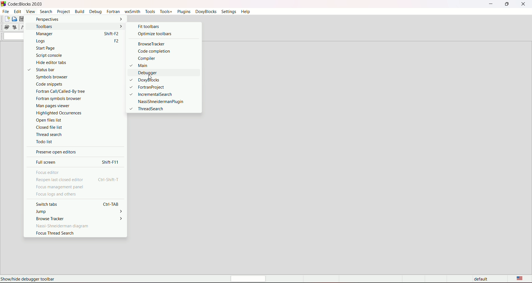 Image resolution: width=532 pixels, height=283 pixels. I want to click on arrow, so click(122, 218).